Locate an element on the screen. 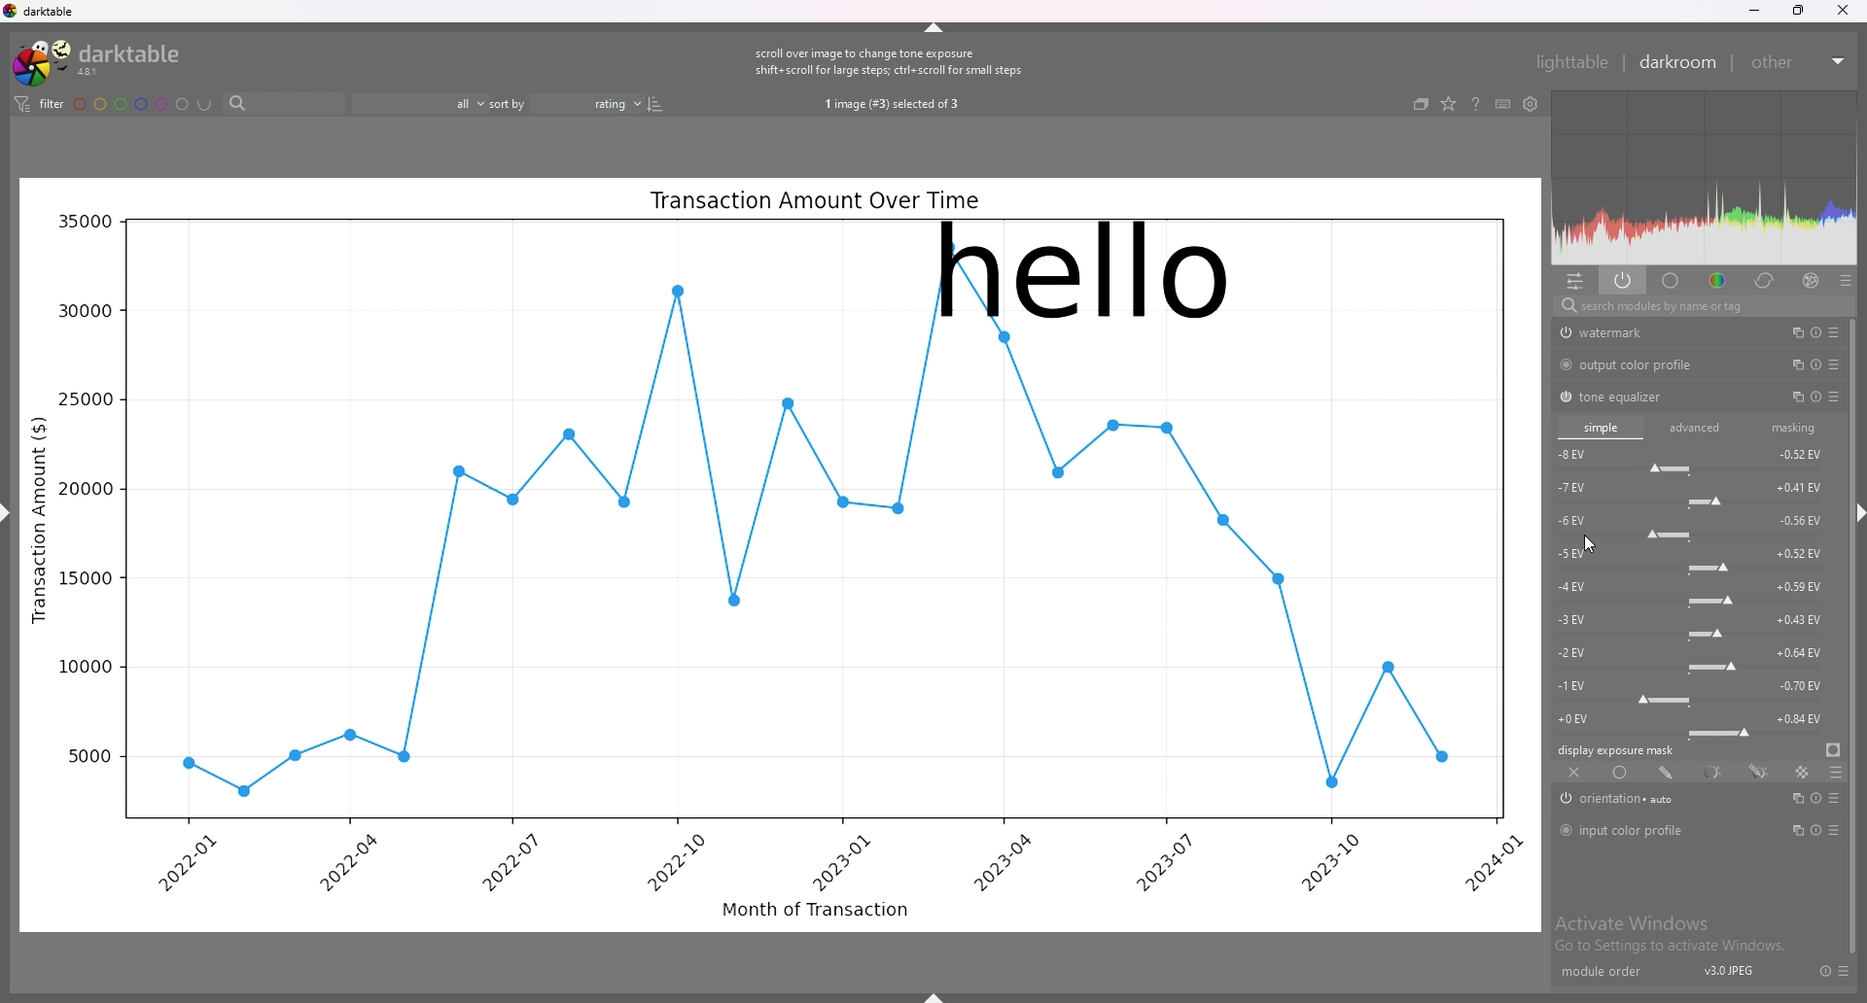  darkroom is located at coordinates (1679, 63).